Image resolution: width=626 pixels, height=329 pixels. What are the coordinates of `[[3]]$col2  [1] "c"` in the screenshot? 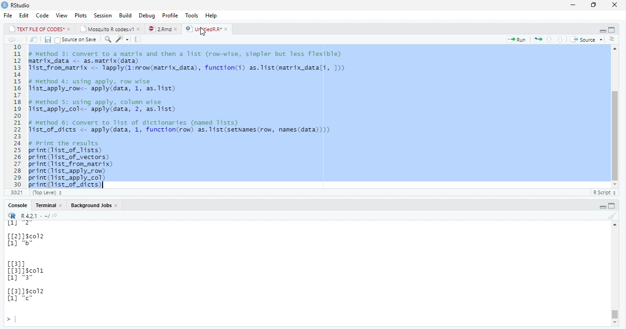 It's located at (31, 295).